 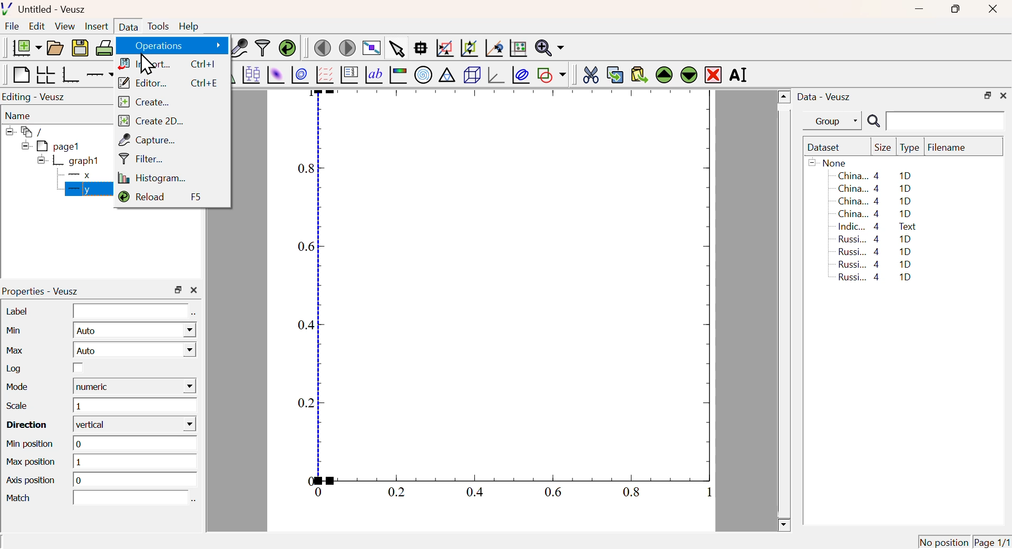 I want to click on X axis, so click(x=83, y=175).